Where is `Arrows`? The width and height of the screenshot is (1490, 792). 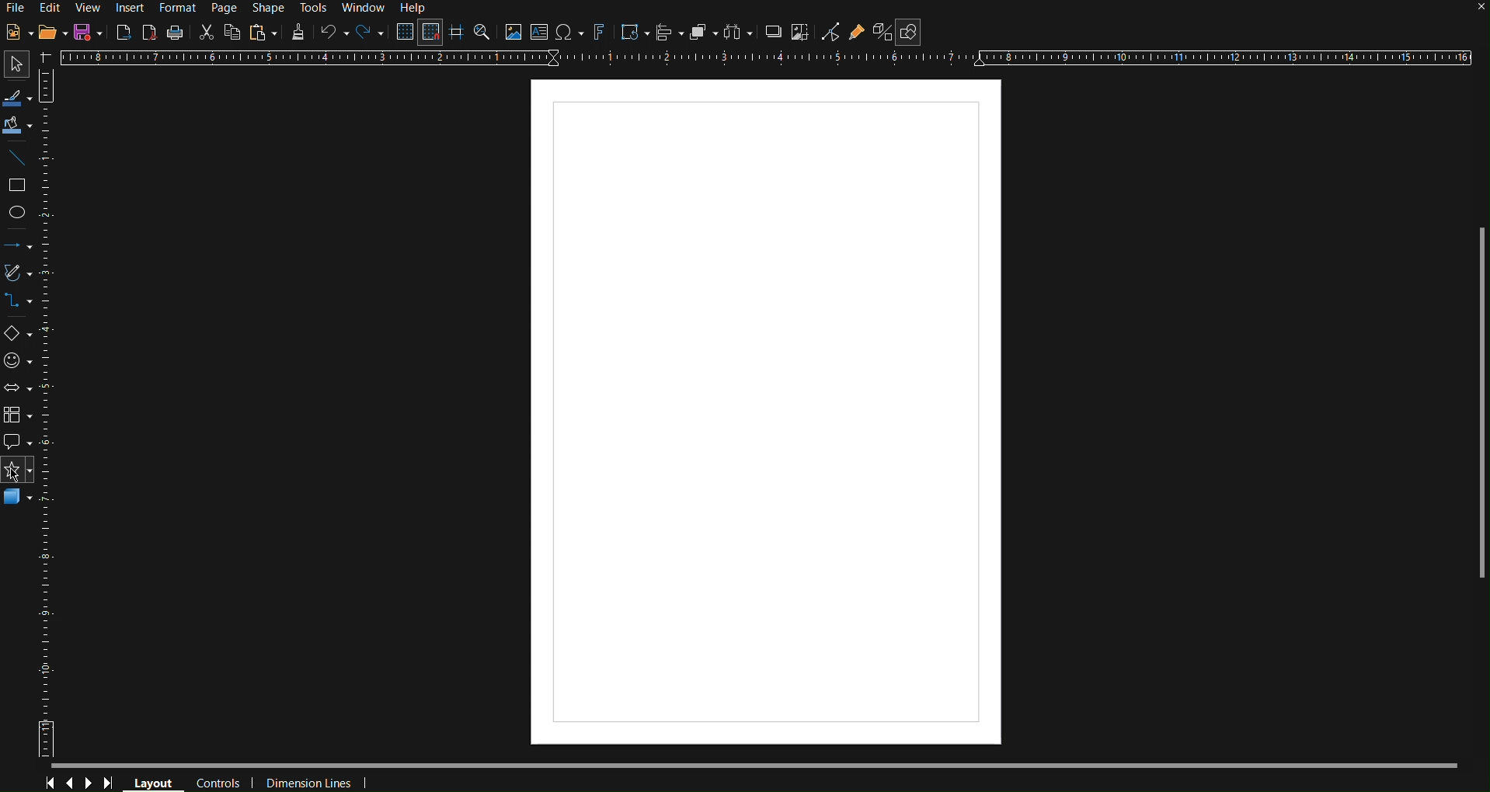 Arrows is located at coordinates (19, 249).